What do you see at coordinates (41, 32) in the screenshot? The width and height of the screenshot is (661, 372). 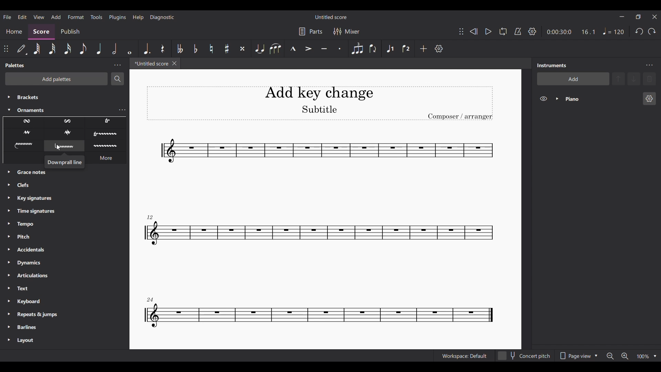 I see `Score section` at bounding box center [41, 32].